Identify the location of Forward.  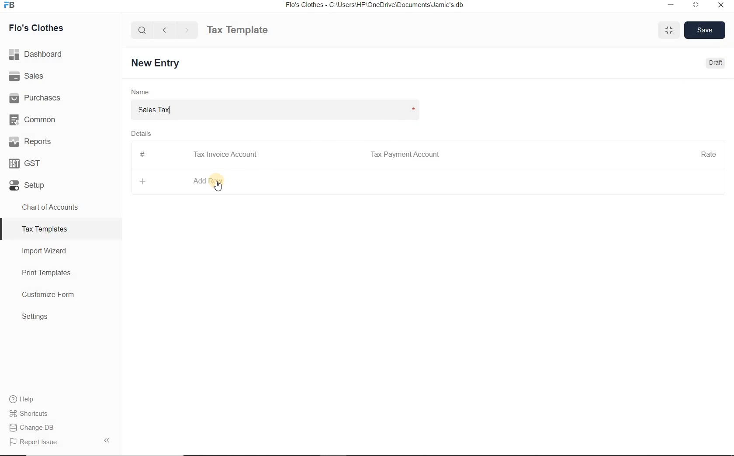
(187, 30).